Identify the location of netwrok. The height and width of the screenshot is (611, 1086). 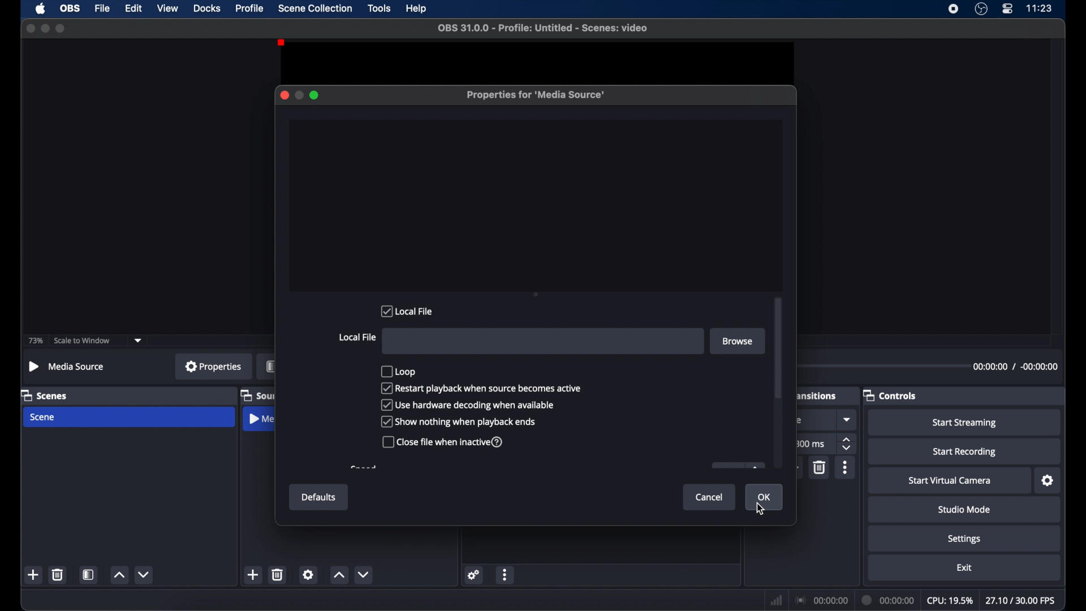
(776, 601).